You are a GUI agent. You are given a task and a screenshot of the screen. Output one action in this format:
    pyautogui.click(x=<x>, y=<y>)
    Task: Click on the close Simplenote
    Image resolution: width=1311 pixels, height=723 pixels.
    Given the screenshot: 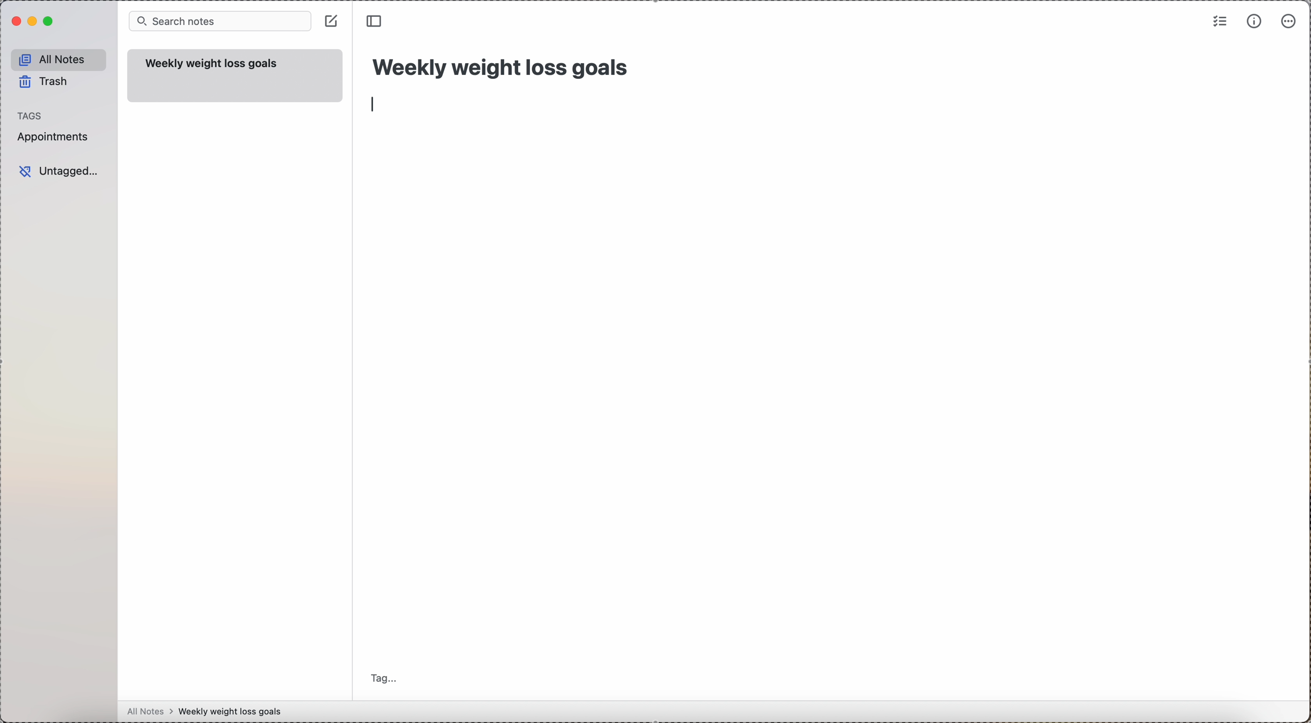 What is the action you would take?
    pyautogui.click(x=16, y=21)
    